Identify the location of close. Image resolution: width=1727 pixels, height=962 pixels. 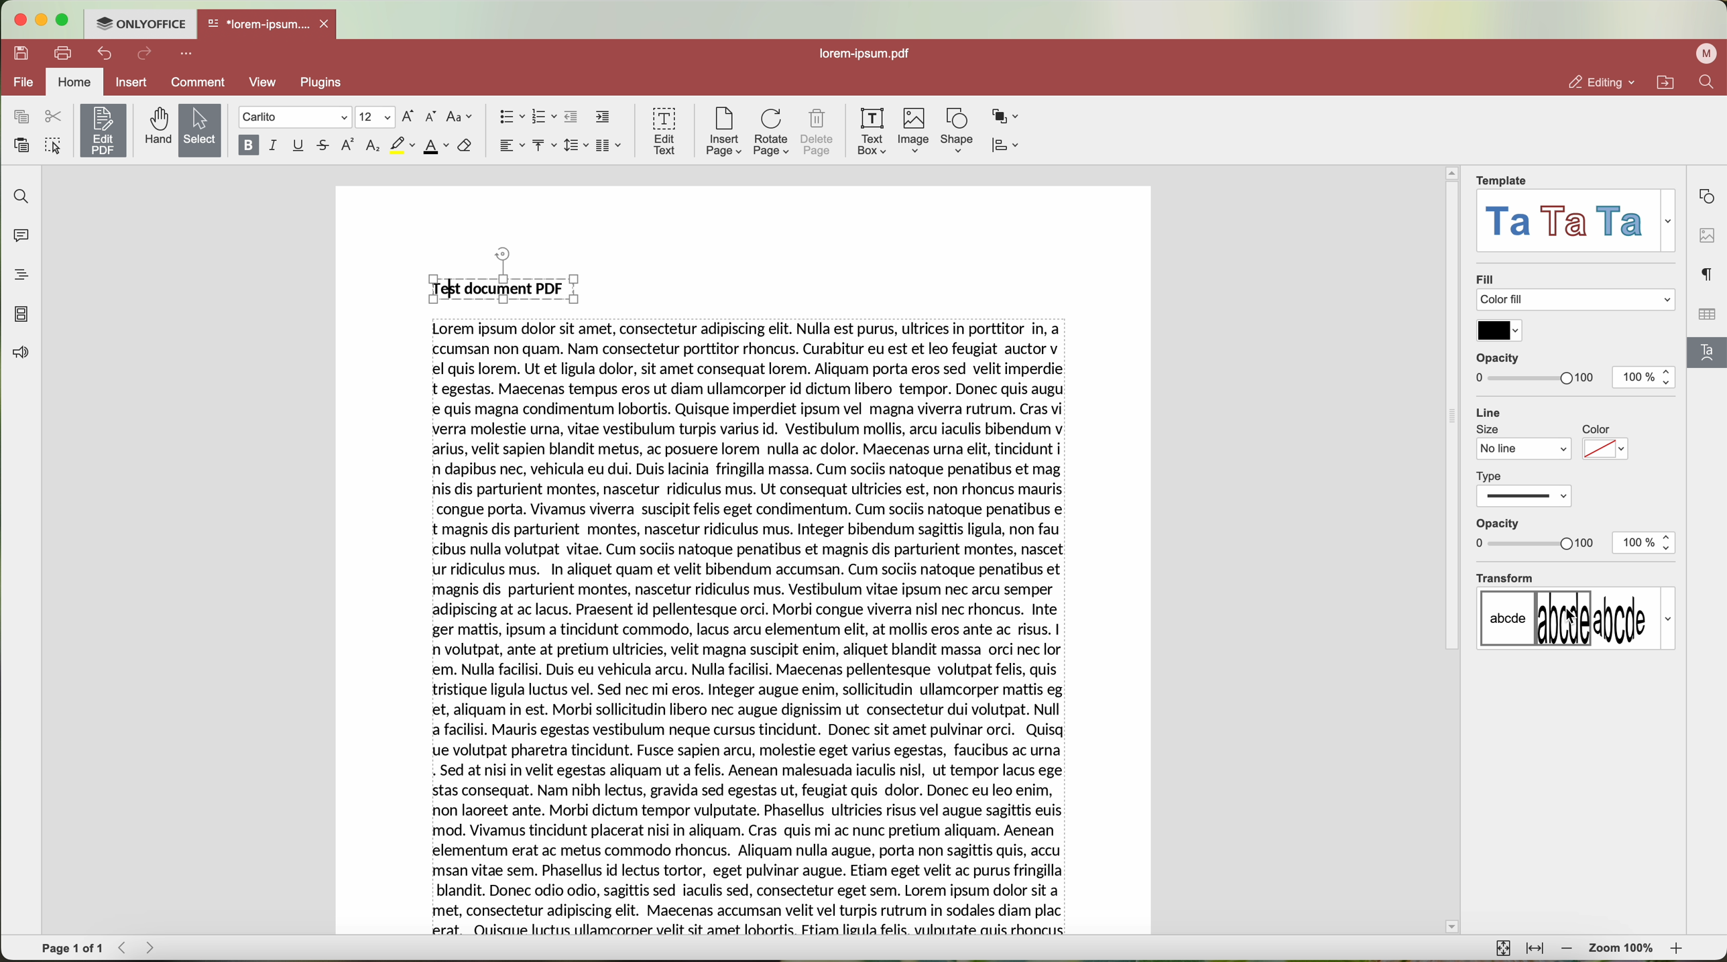
(329, 23).